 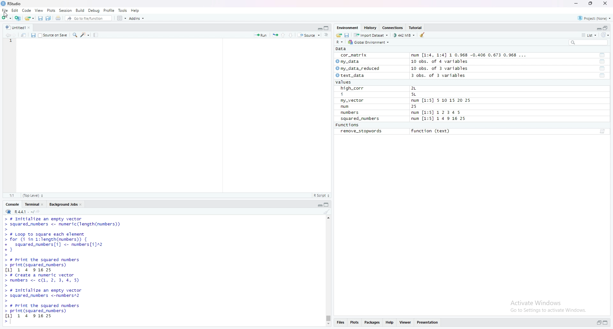 I want to click on num [1:5] 12345, so click(x=437, y=113).